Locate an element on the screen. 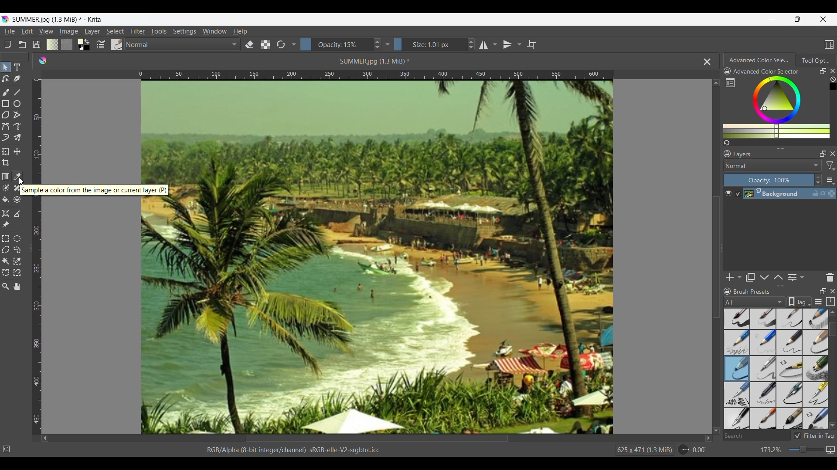 Image resolution: width=837 pixels, height=470 pixels. Layer menu is located at coordinates (92, 31).